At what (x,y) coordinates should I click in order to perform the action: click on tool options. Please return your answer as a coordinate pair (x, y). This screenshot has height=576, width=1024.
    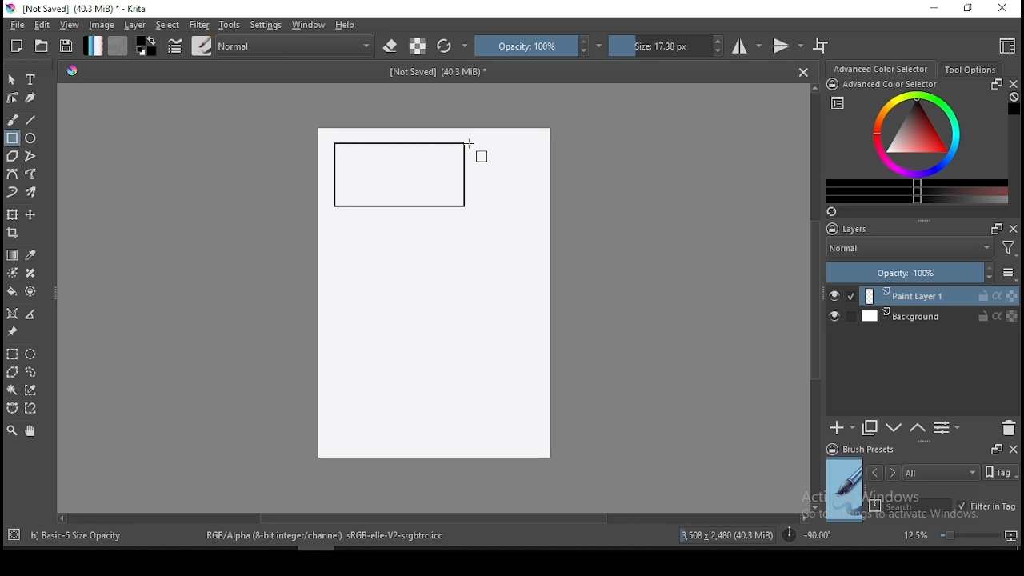
    Looking at the image, I should click on (971, 70).